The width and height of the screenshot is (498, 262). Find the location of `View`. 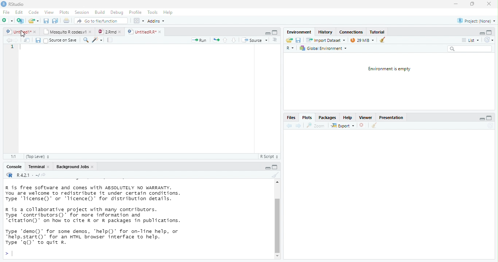

View is located at coordinates (48, 12).